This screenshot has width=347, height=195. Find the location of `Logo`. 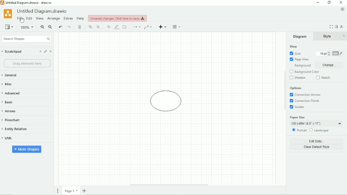

Logo is located at coordinates (8, 14).